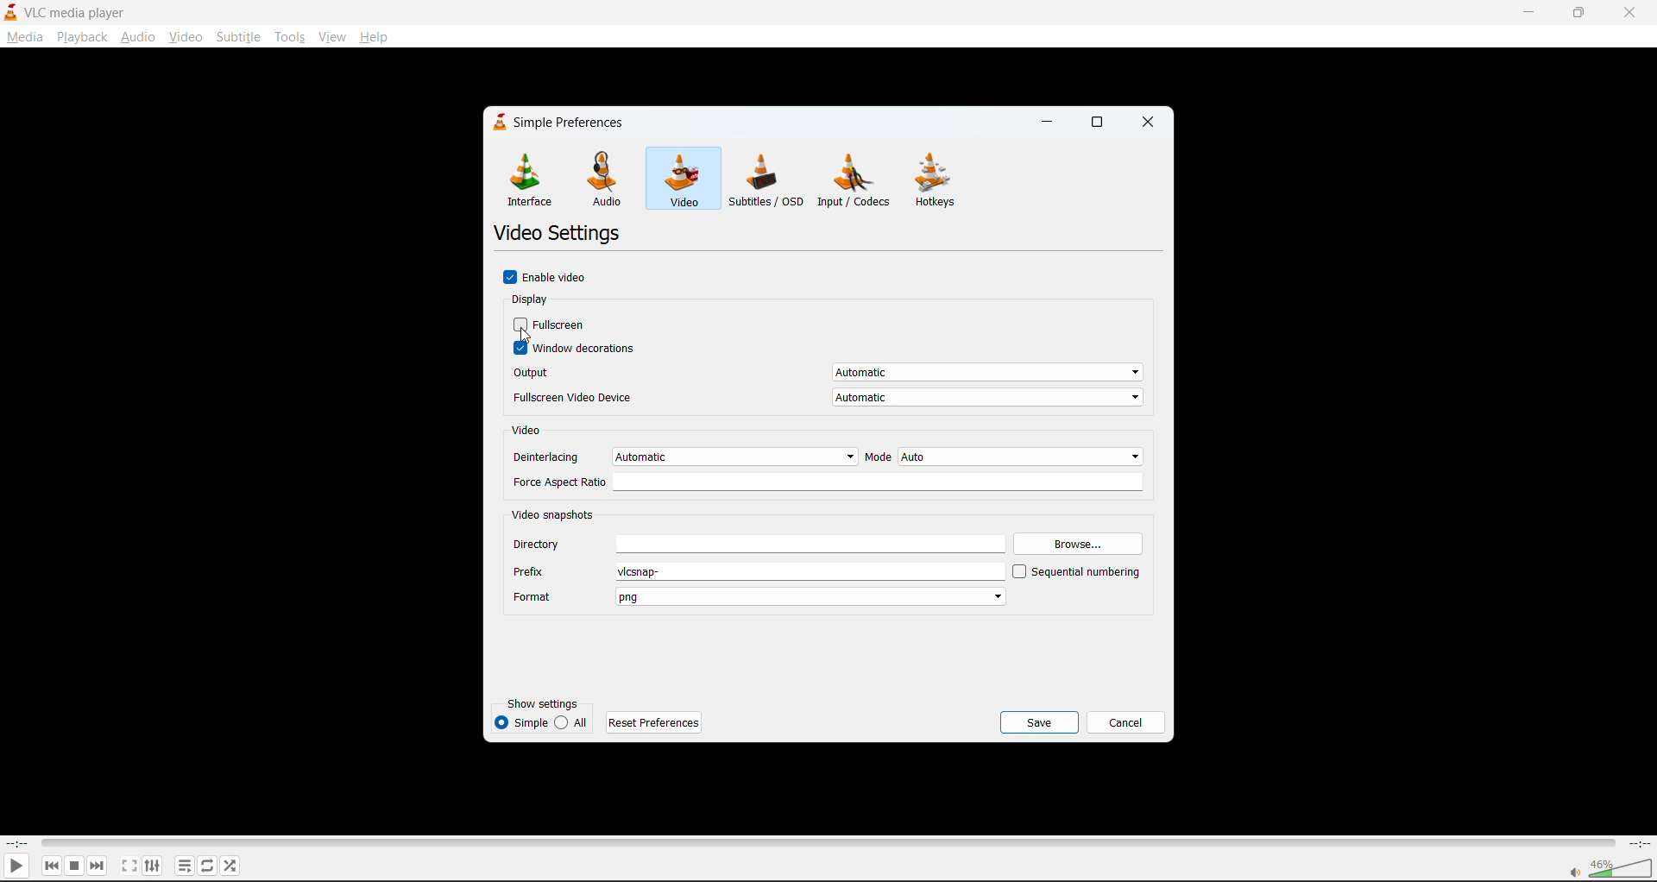 This screenshot has width=1657, height=882. I want to click on stop, so click(76, 865).